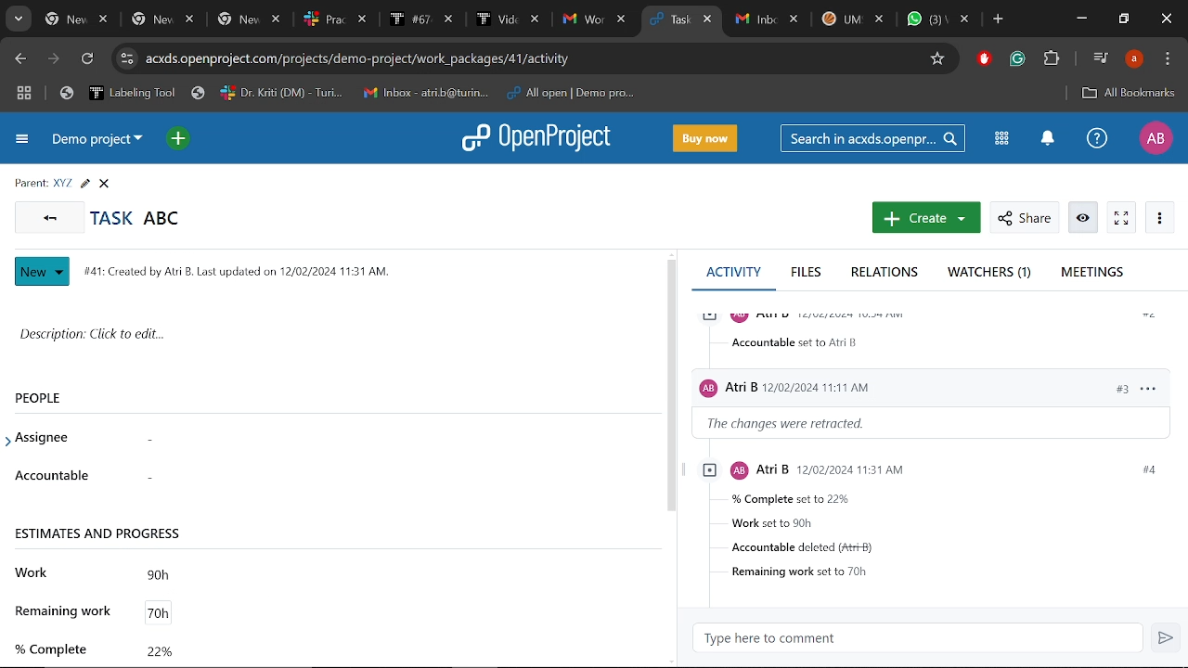 Image resolution: width=1188 pixels, height=668 pixels. What do you see at coordinates (47, 438) in the screenshot?
I see `assignee` at bounding box center [47, 438].